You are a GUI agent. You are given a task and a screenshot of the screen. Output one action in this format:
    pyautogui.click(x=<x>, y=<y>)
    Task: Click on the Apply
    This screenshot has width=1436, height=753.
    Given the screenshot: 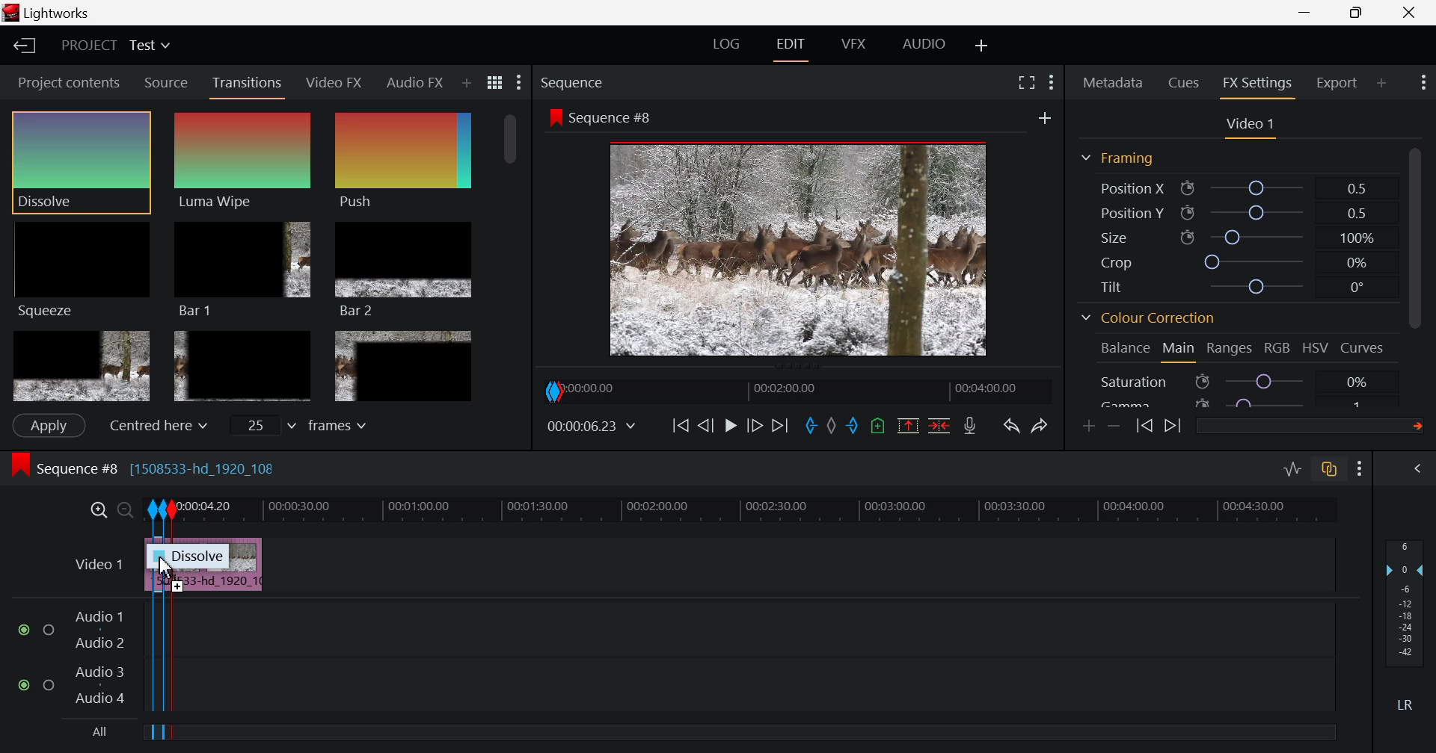 What is the action you would take?
    pyautogui.click(x=48, y=425)
    